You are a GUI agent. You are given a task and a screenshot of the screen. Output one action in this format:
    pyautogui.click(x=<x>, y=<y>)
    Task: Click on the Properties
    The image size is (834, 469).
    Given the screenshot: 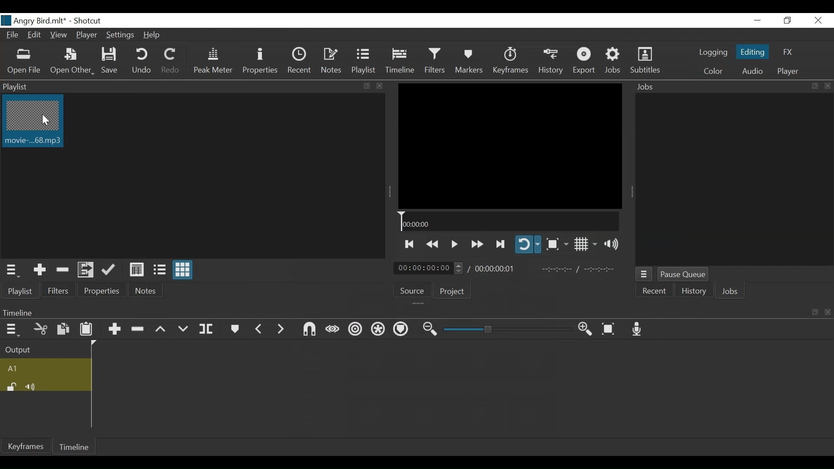 What is the action you would take?
    pyautogui.click(x=261, y=60)
    